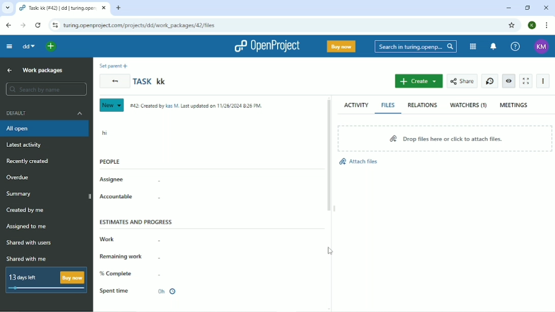  Describe the element at coordinates (355, 105) in the screenshot. I see `ACTIVITY` at that location.